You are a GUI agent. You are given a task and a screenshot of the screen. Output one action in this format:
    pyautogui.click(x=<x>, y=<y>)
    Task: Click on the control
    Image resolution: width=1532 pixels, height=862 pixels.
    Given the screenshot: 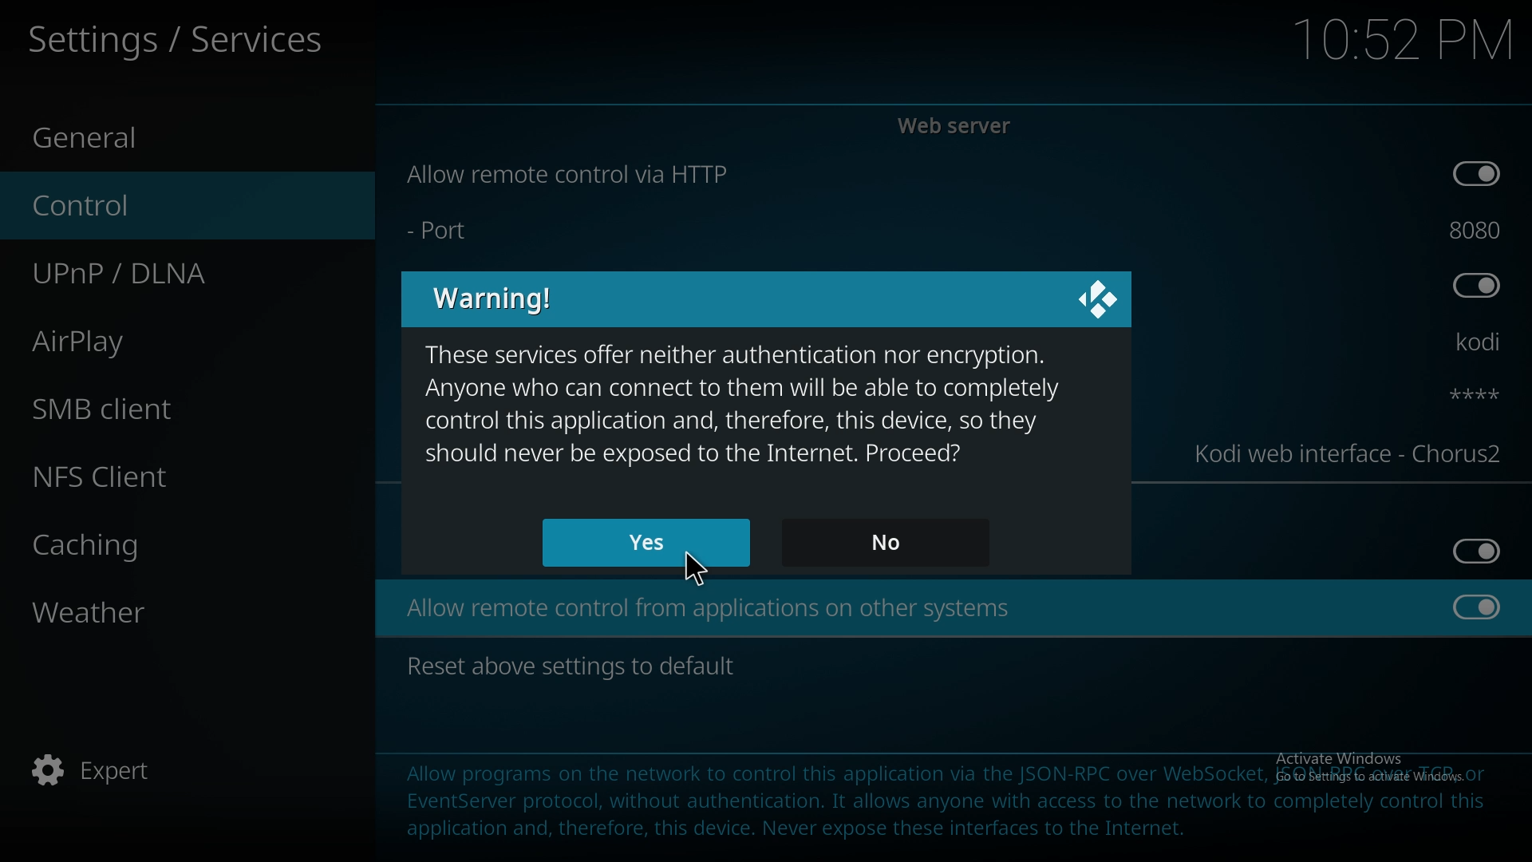 What is the action you would take?
    pyautogui.click(x=164, y=206)
    